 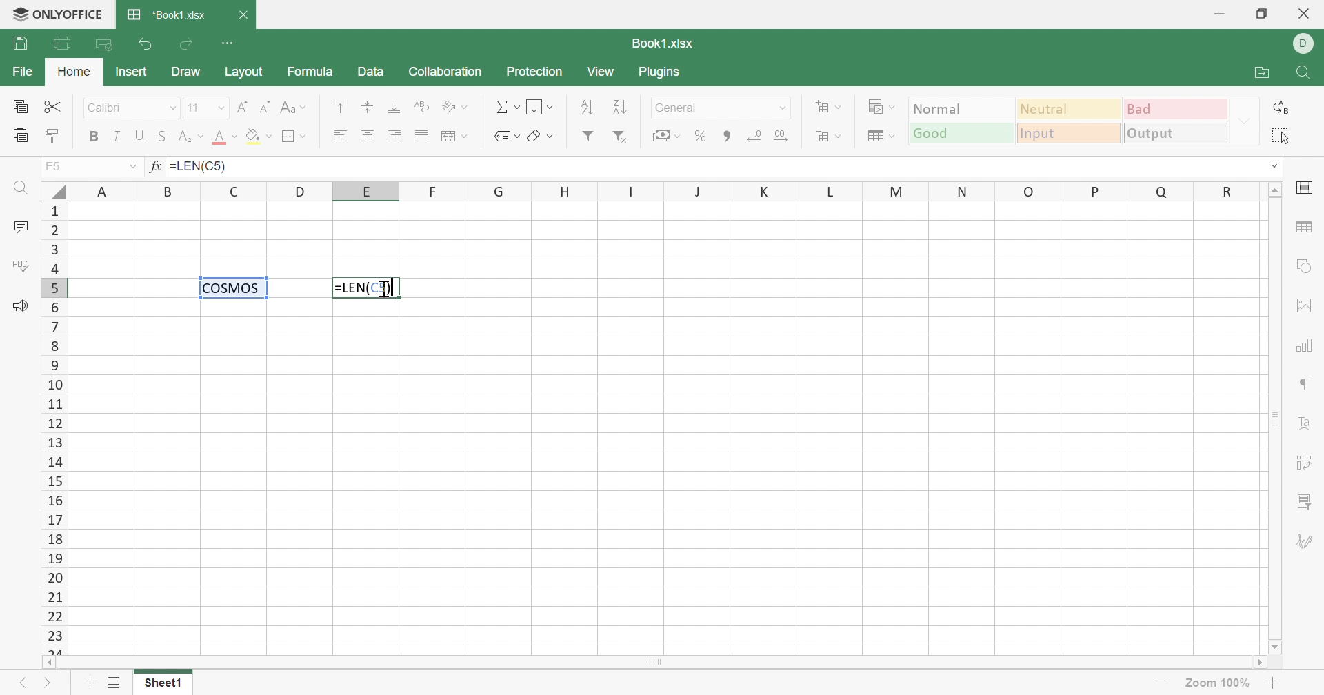 I want to click on Drop down, so click(x=1245, y=121).